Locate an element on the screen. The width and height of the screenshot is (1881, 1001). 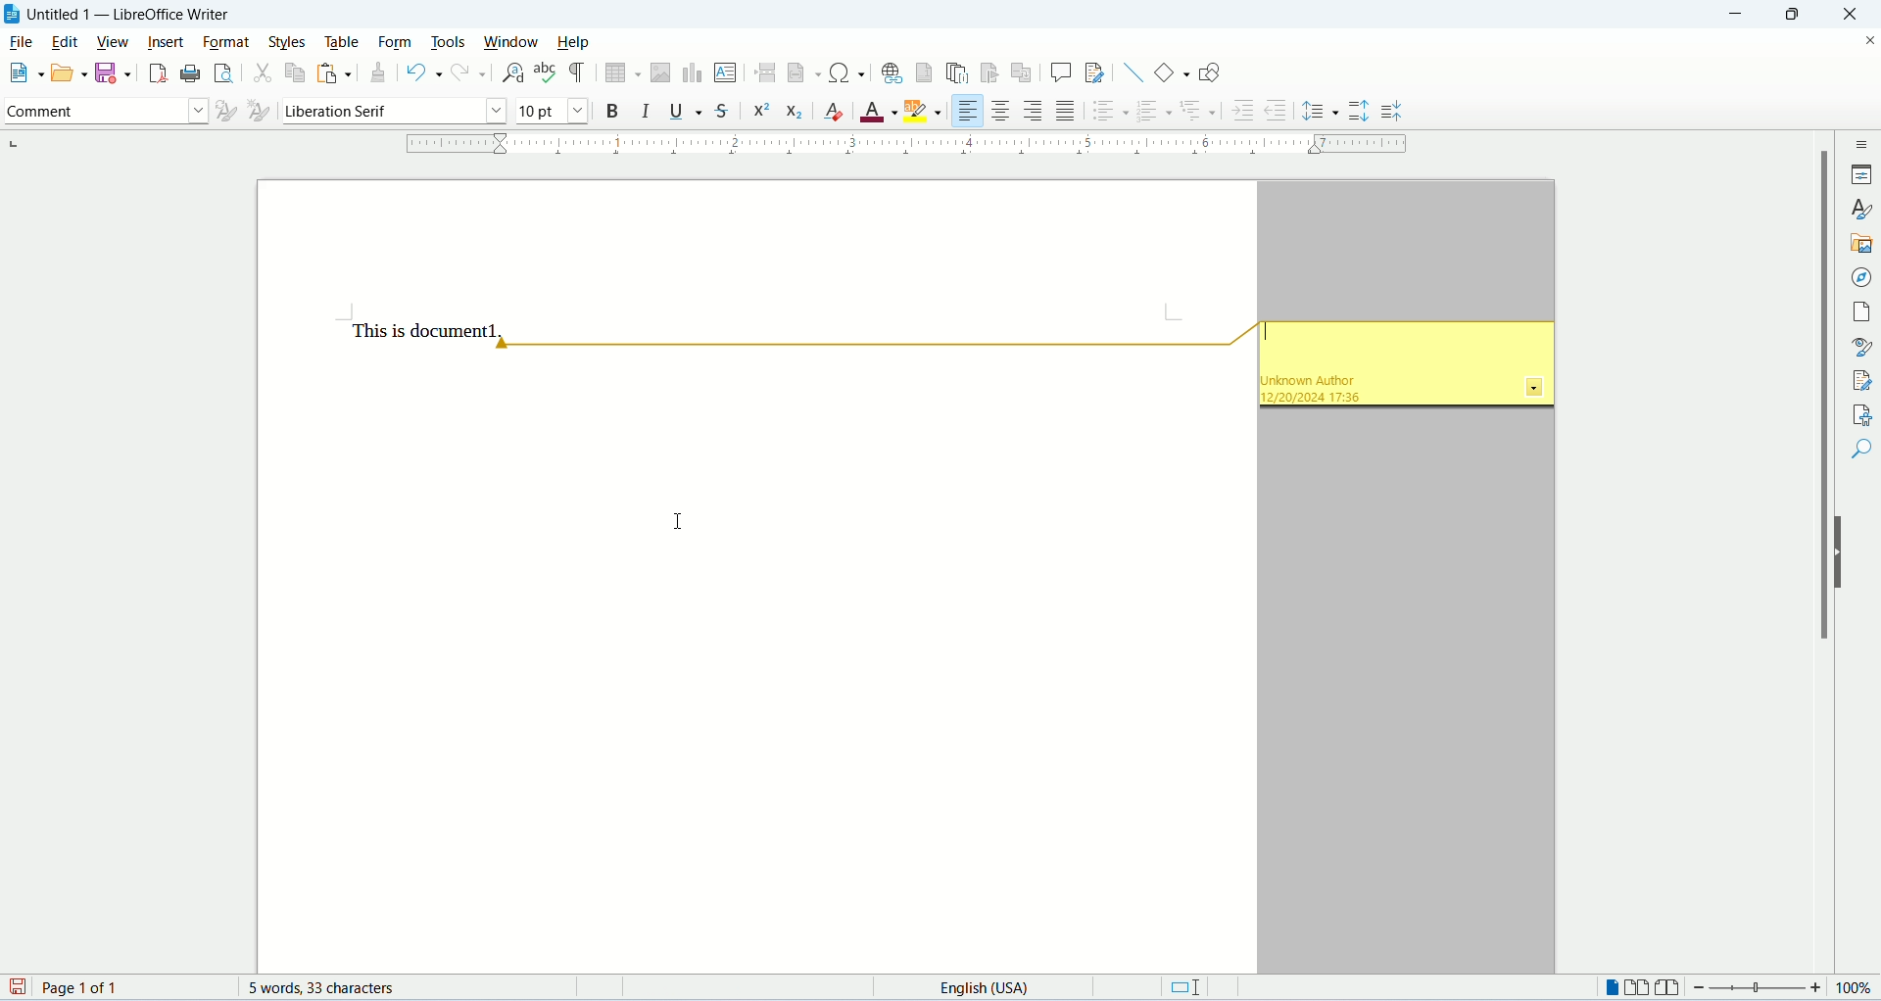
insert textbox is located at coordinates (726, 72).